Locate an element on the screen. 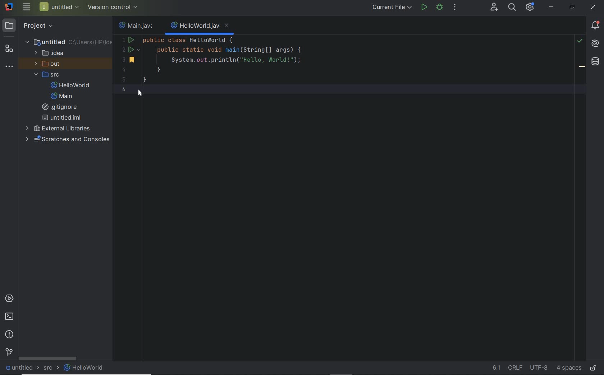 Image resolution: width=604 pixels, height=375 pixels. highlight problems is located at coordinates (580, 41).